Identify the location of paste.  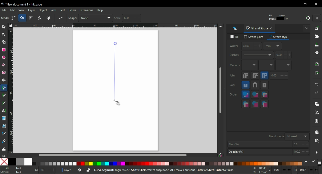
(316, 121).